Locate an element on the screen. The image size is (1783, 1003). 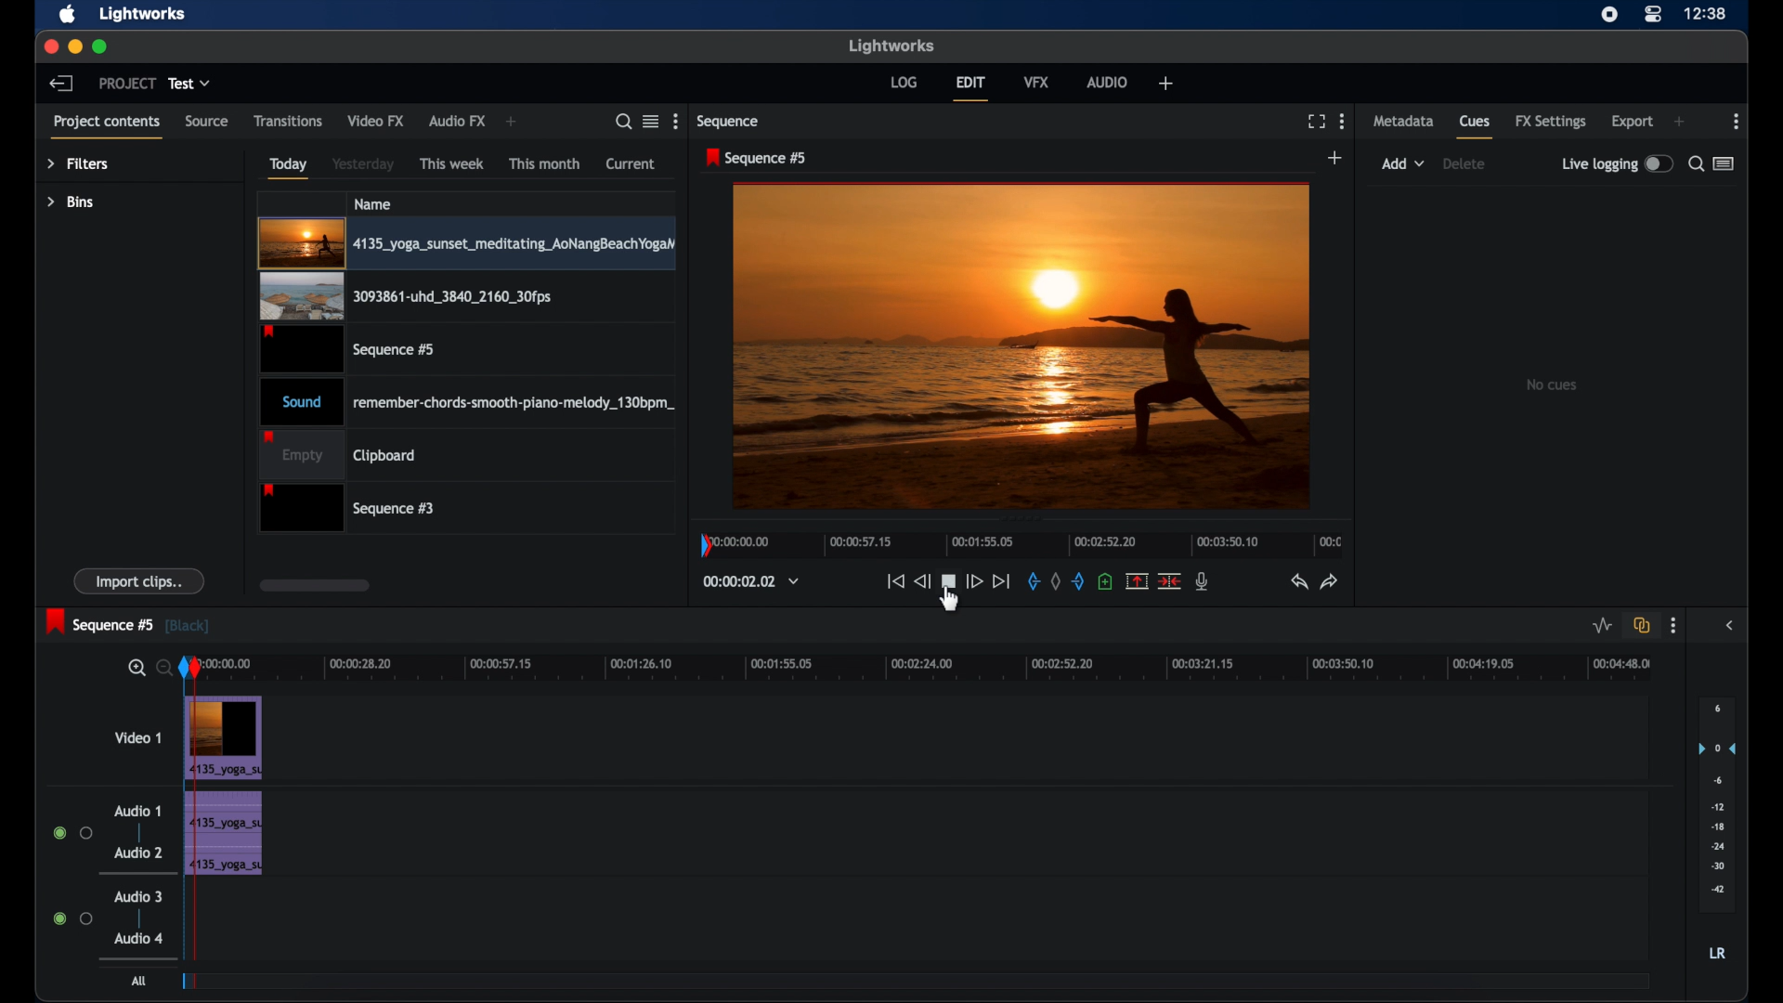
import clips is located at coordinates (138, 581).